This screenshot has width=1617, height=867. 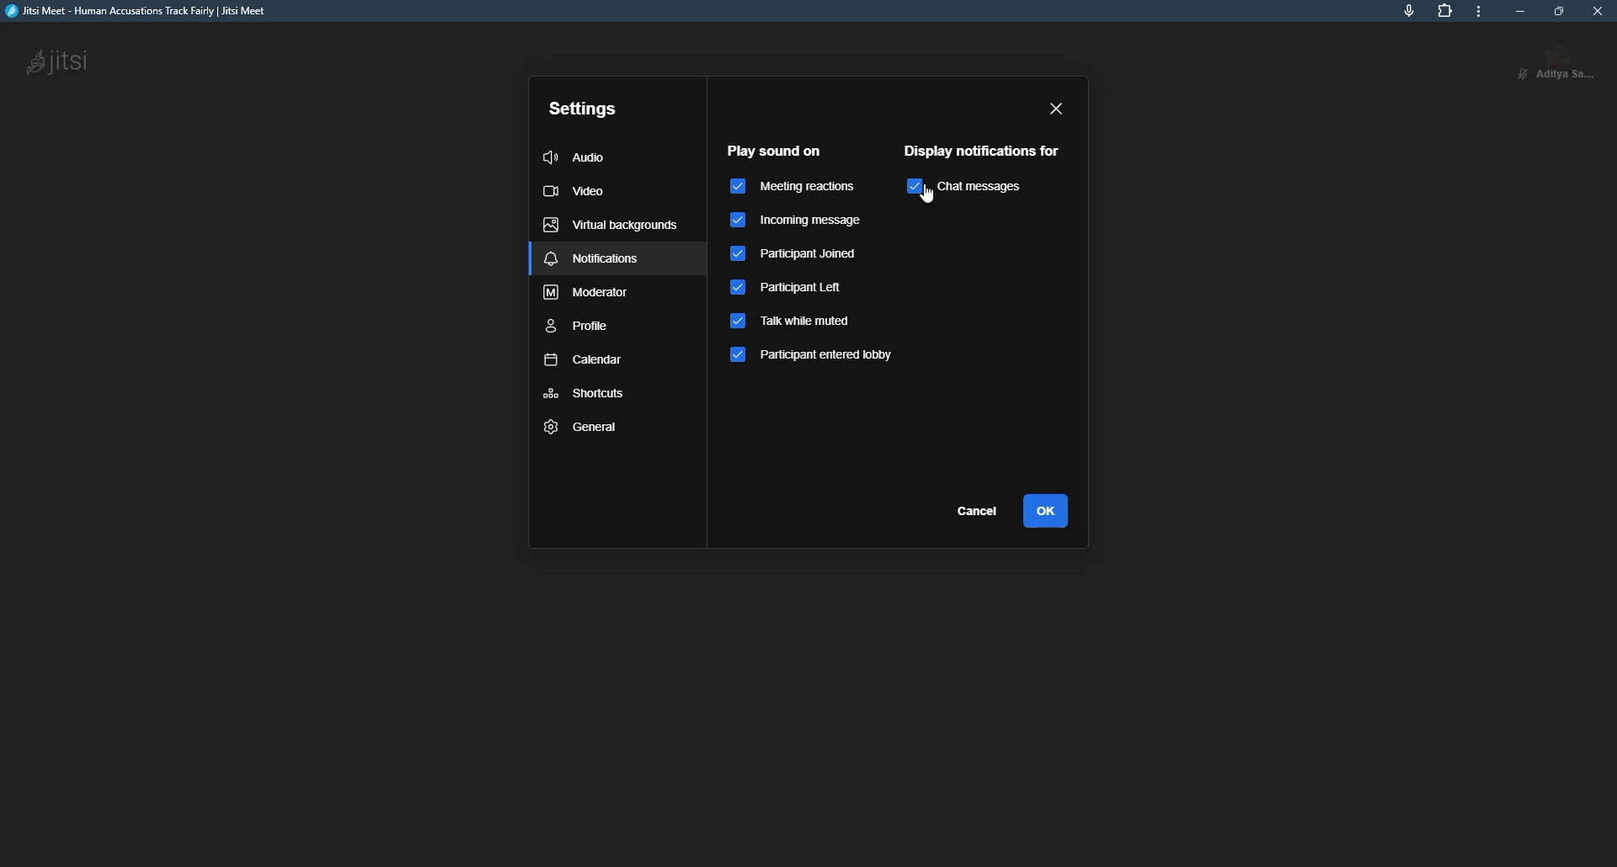 What do you see at coordinates (1521, 74) in the screenshot?
I see `unmute` at bounding box center [1521, 74].